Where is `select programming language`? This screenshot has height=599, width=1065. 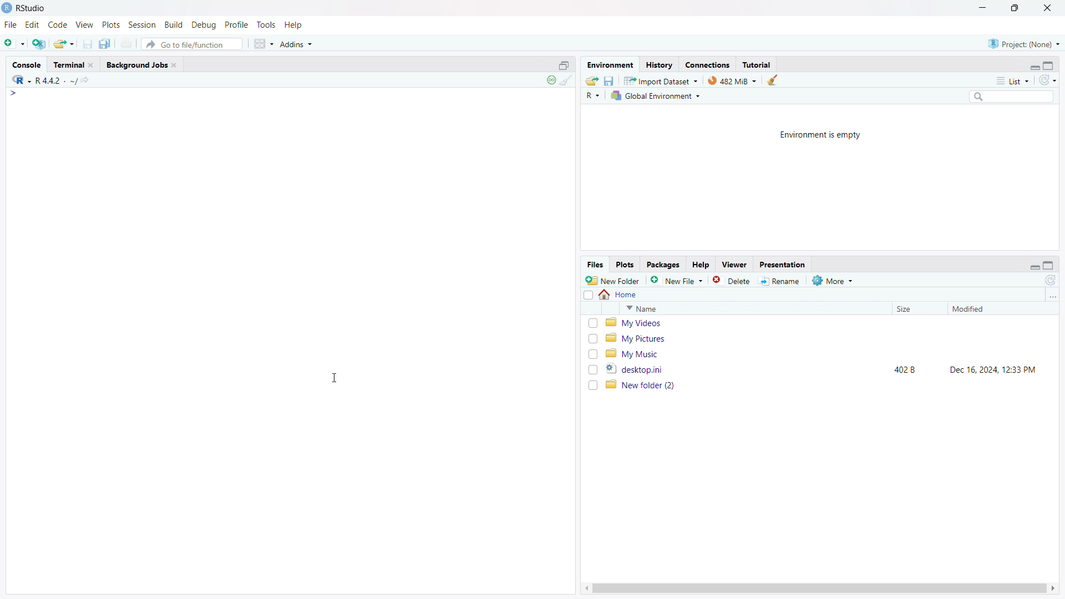
select programming language is located at coordinates (21, 79).